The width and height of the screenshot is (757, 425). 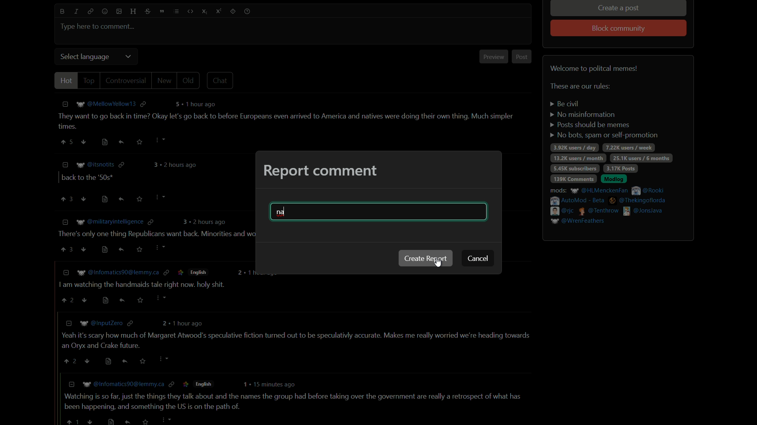 I want to click on code, so click(x=190, y=11).